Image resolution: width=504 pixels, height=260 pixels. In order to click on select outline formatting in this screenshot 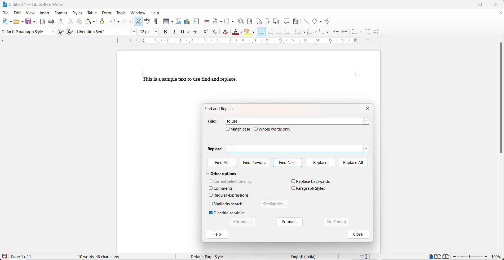, I will do `click(326, 32)`.